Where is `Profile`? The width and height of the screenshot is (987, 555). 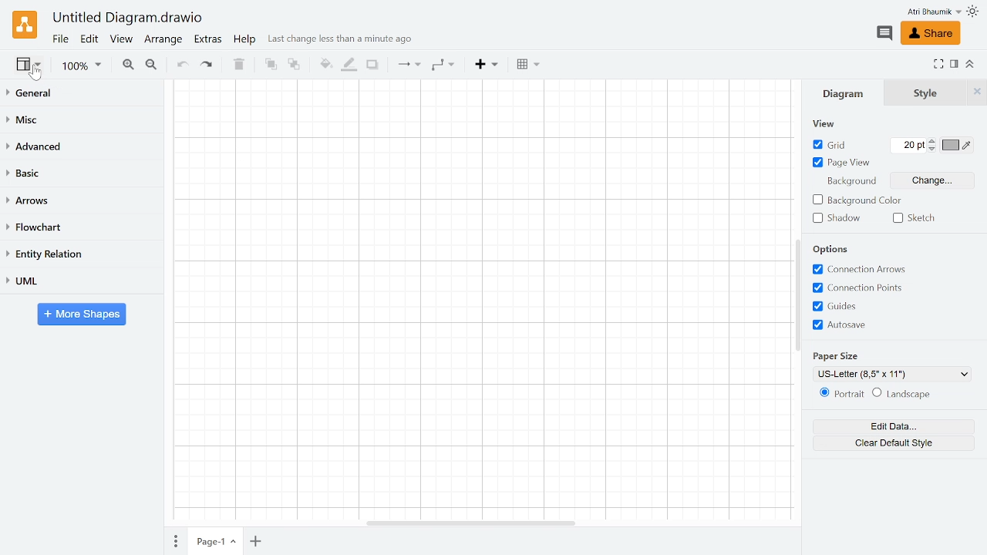
Profile is located at coordinates (931, 12).